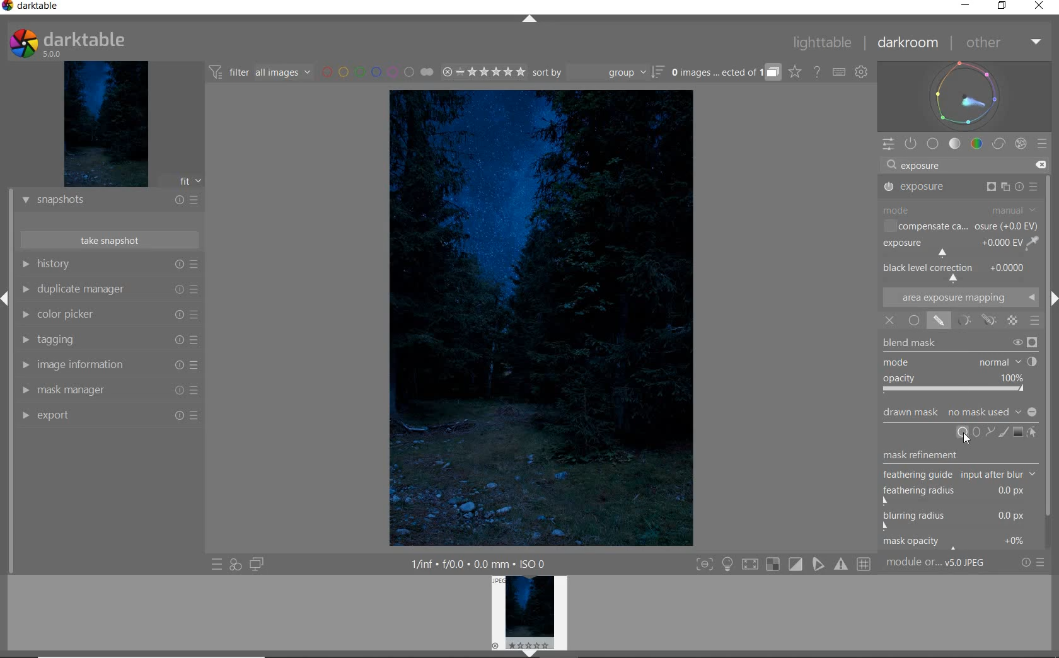  Describe the element at coordinates (933, 143) in the screenshot. I see `BASE` at that location.